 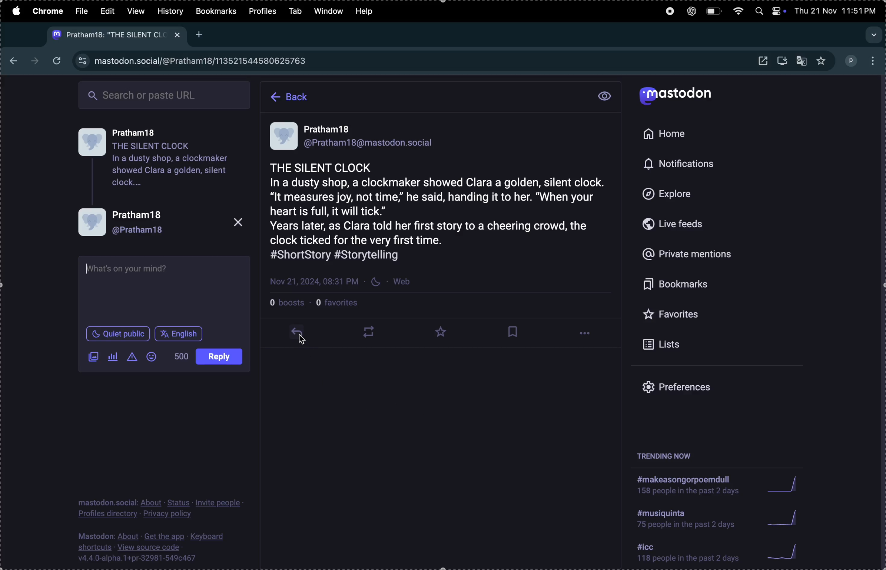 What do you see at coordinates (739, 11) in the screenshot?
I see `wifi` at bounding box center [739, 11].